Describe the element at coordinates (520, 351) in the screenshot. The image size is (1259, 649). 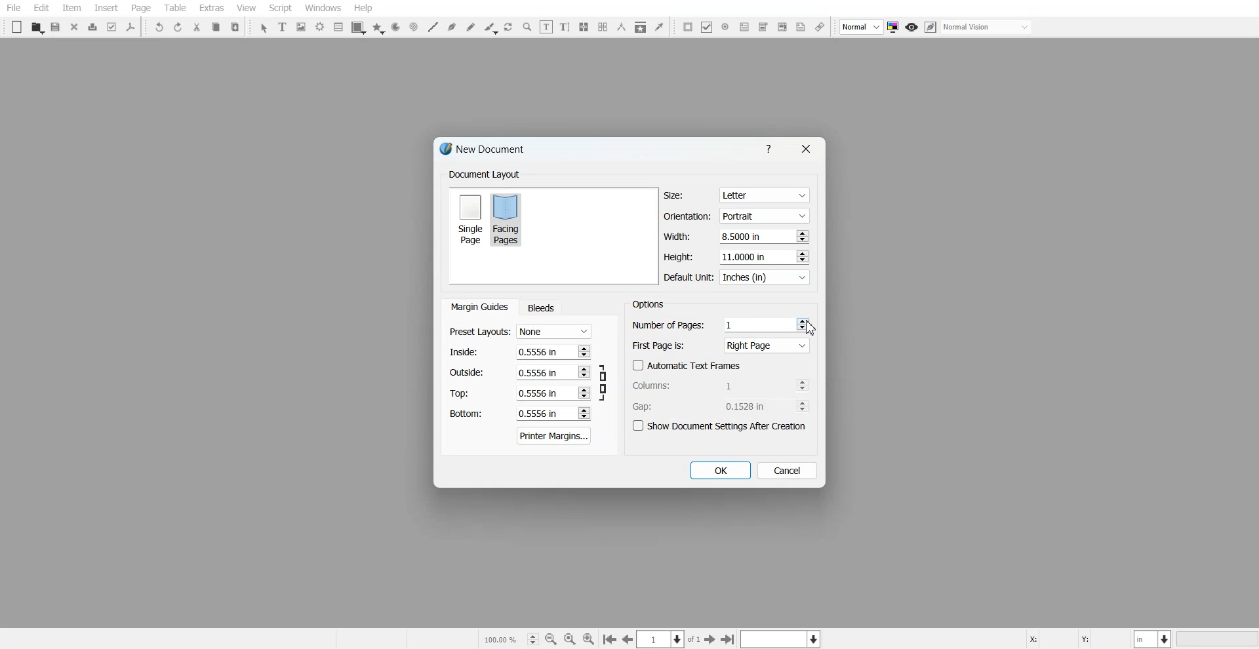
I see `Left margin adjuster` at that location.